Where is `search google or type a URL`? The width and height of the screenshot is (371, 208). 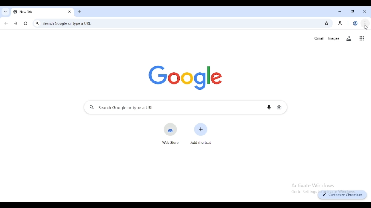
search google or type a URL is located at coordinates (171, 107).